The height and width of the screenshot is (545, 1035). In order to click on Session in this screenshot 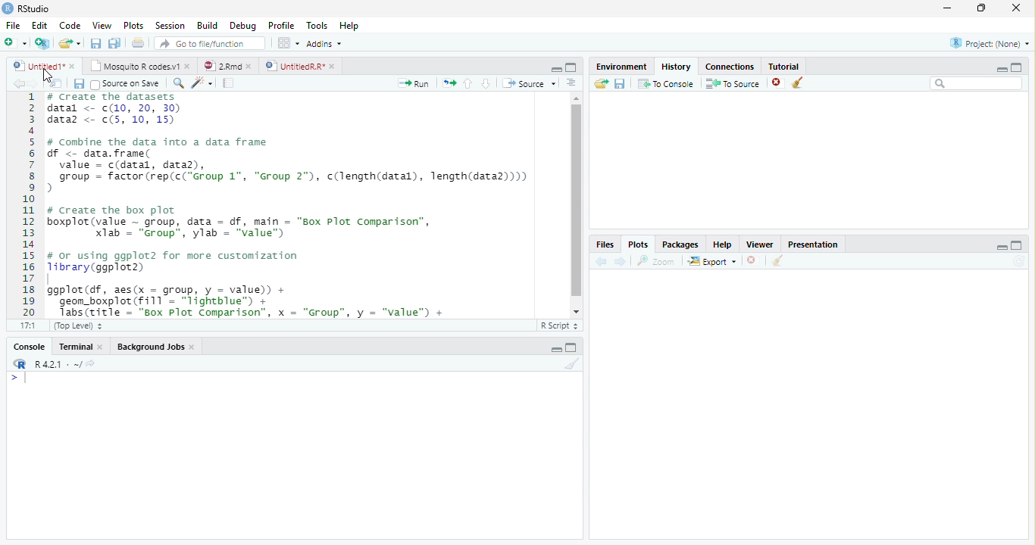, I will do `click(168, 25)`.